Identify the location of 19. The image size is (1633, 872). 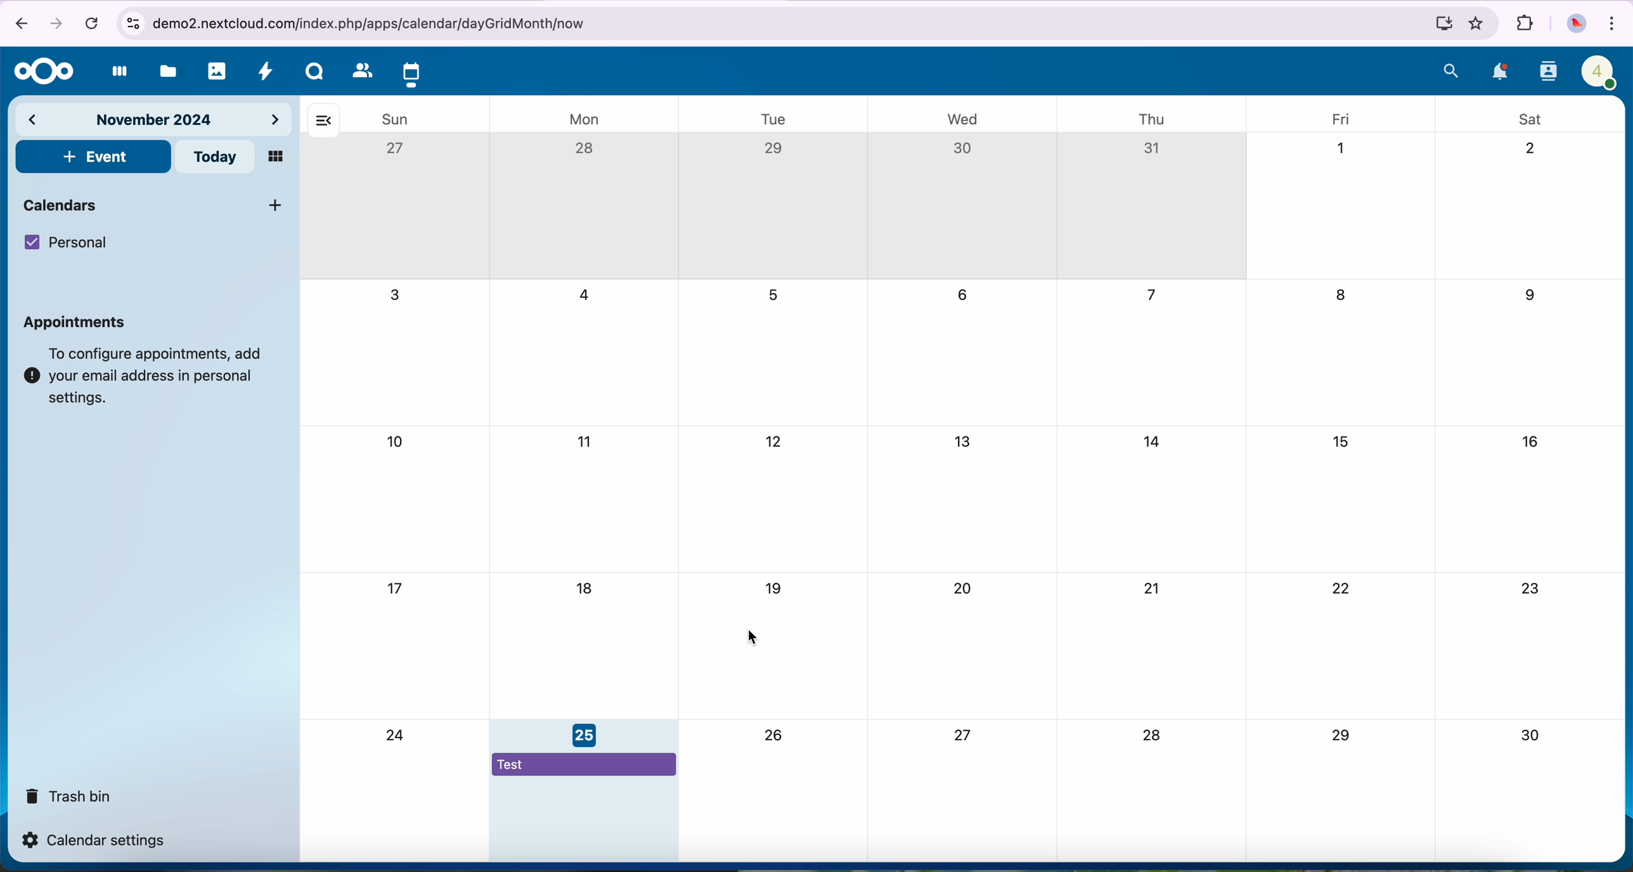
(777, 589).